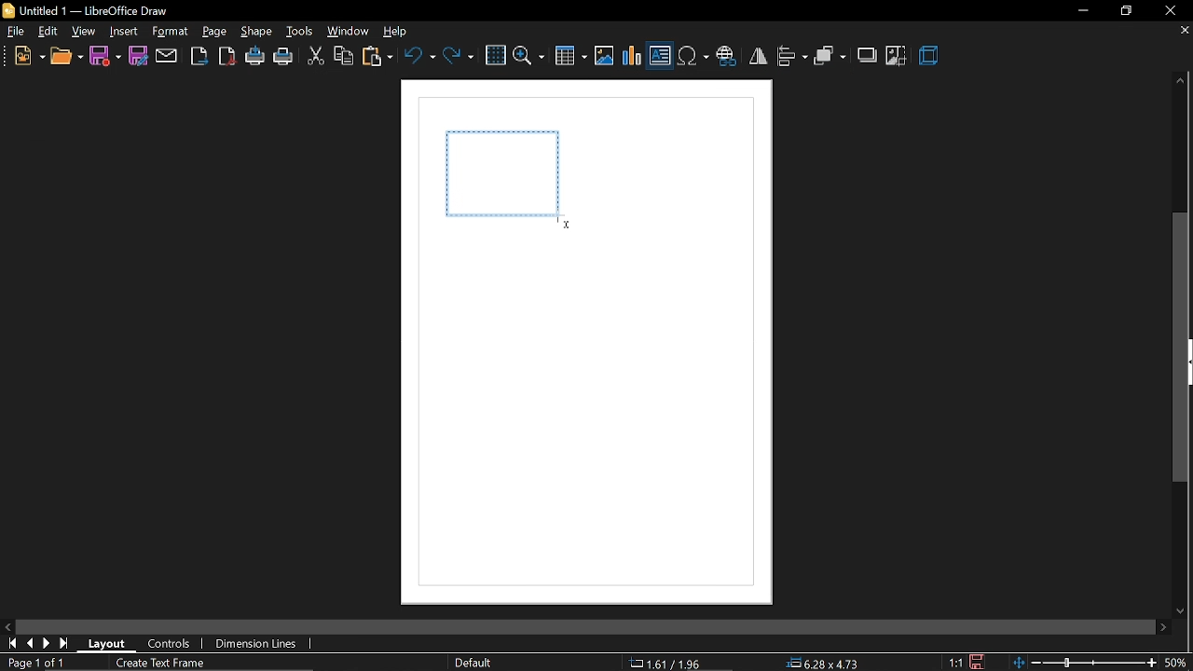  Describe the element at coordinates (284, 59) in the screenshot. I see `print` at that location.